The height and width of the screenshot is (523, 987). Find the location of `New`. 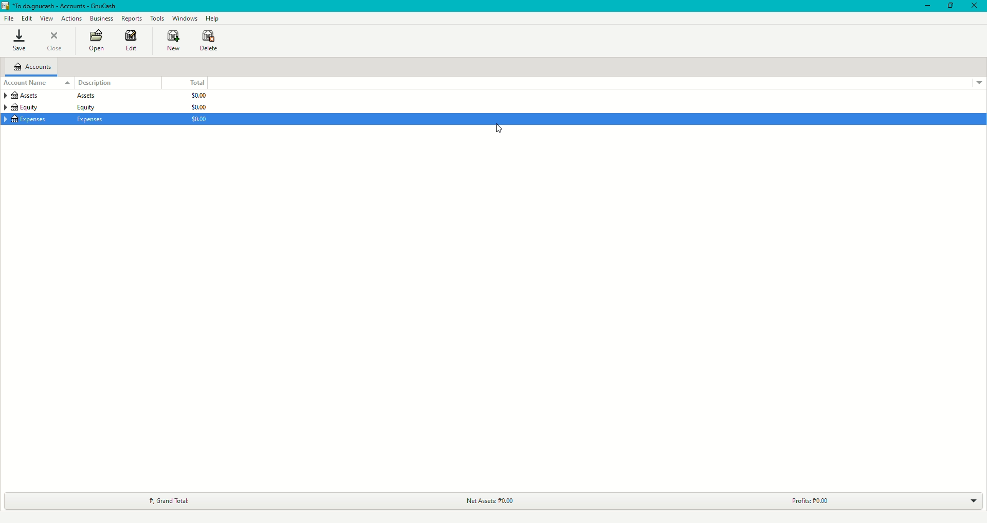

New is located at coordinates (174, 41).